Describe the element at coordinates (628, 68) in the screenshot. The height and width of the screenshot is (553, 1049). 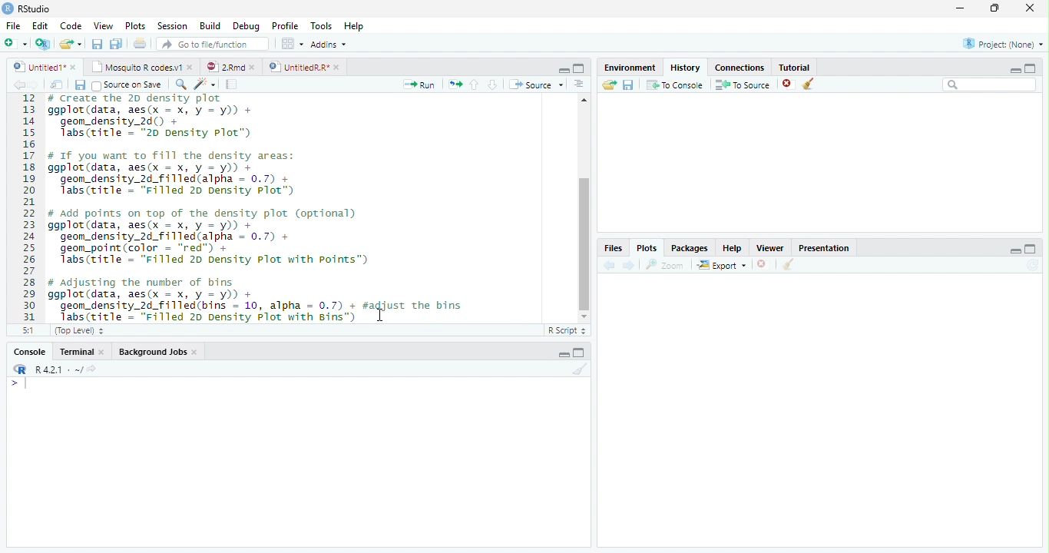
I see `Environment` at that location.